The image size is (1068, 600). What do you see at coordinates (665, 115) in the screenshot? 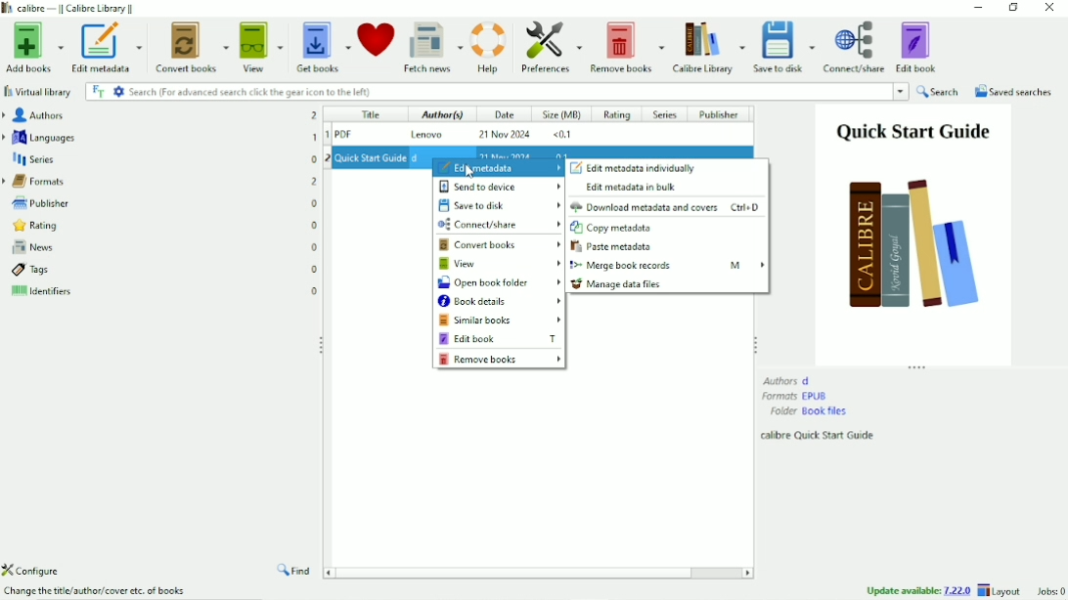
I see `Series` at bounding box center [665, 115].